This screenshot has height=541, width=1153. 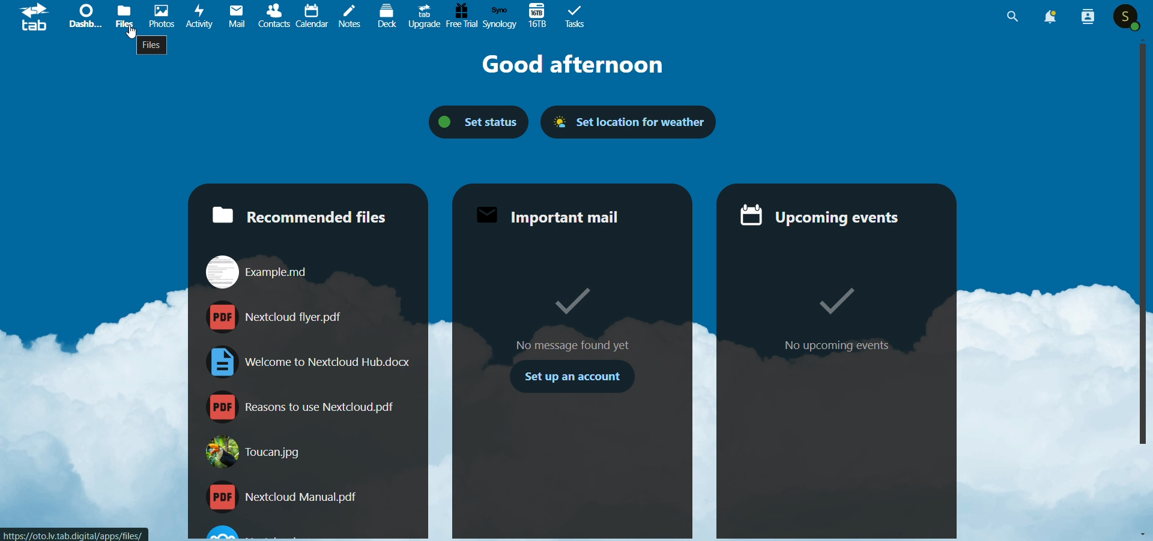 I want to click on files, so click(x=148, y=46).